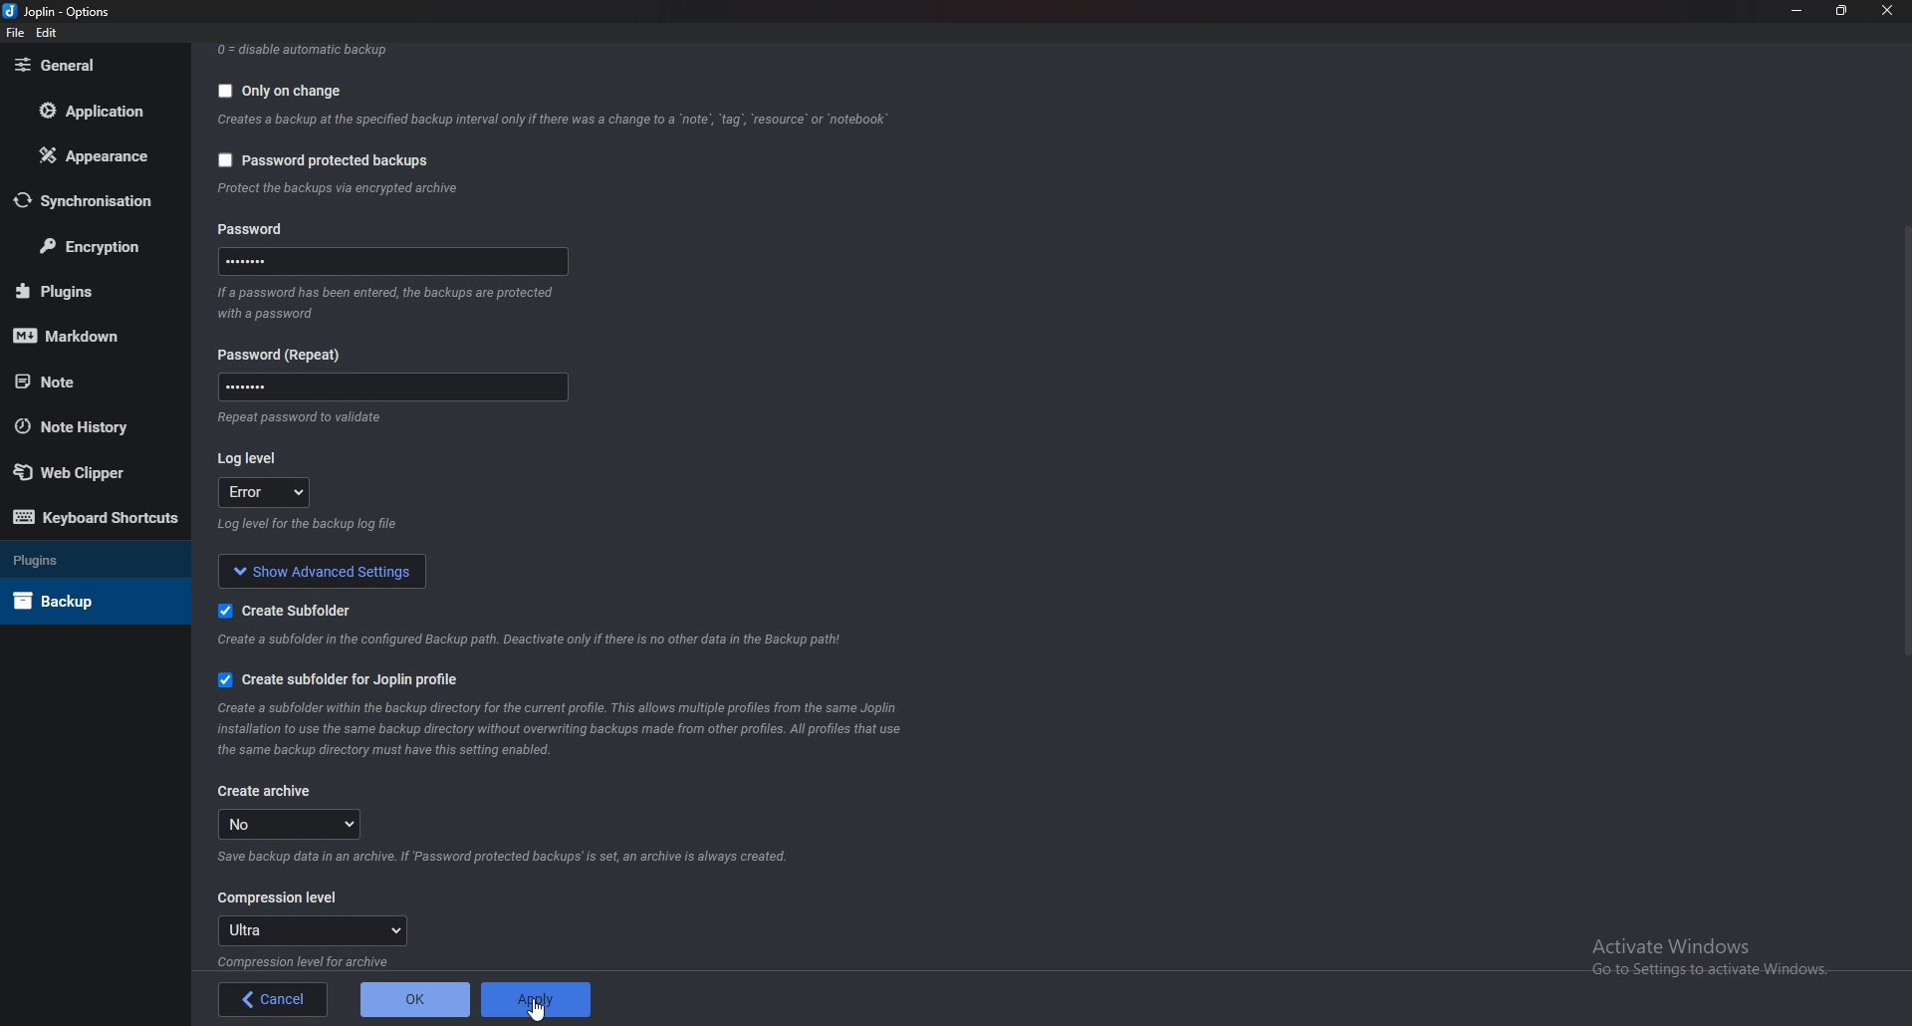 The width and height of the screenshot is (1912, 1026). I want to click on error, so click(262, 491).